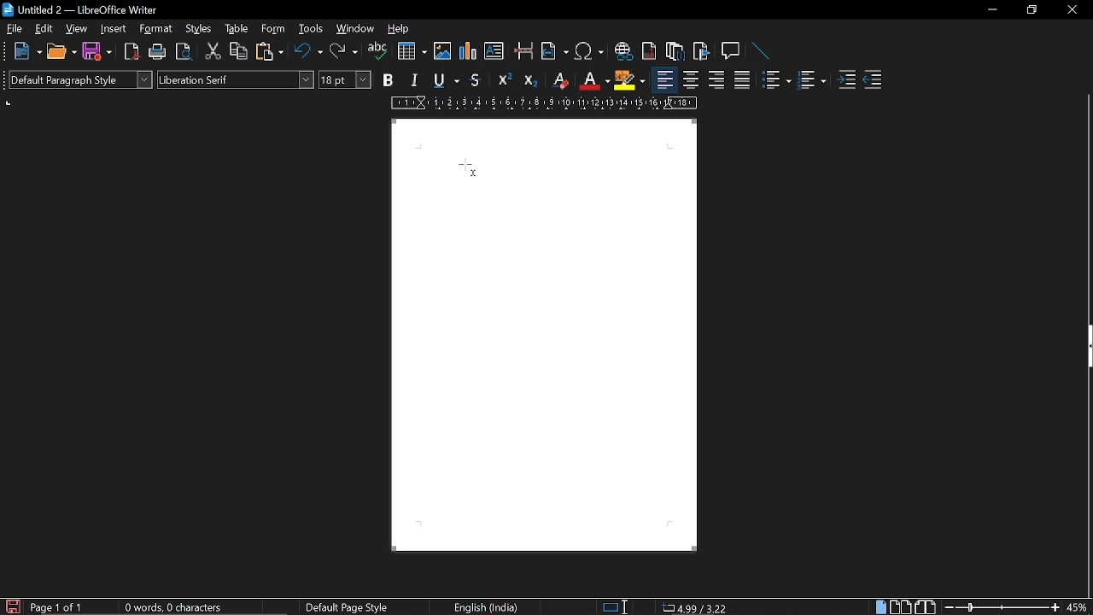 Image resolution: width=1093 pixels, height=615 pixels. I want to click on book view, so click(926, 606).